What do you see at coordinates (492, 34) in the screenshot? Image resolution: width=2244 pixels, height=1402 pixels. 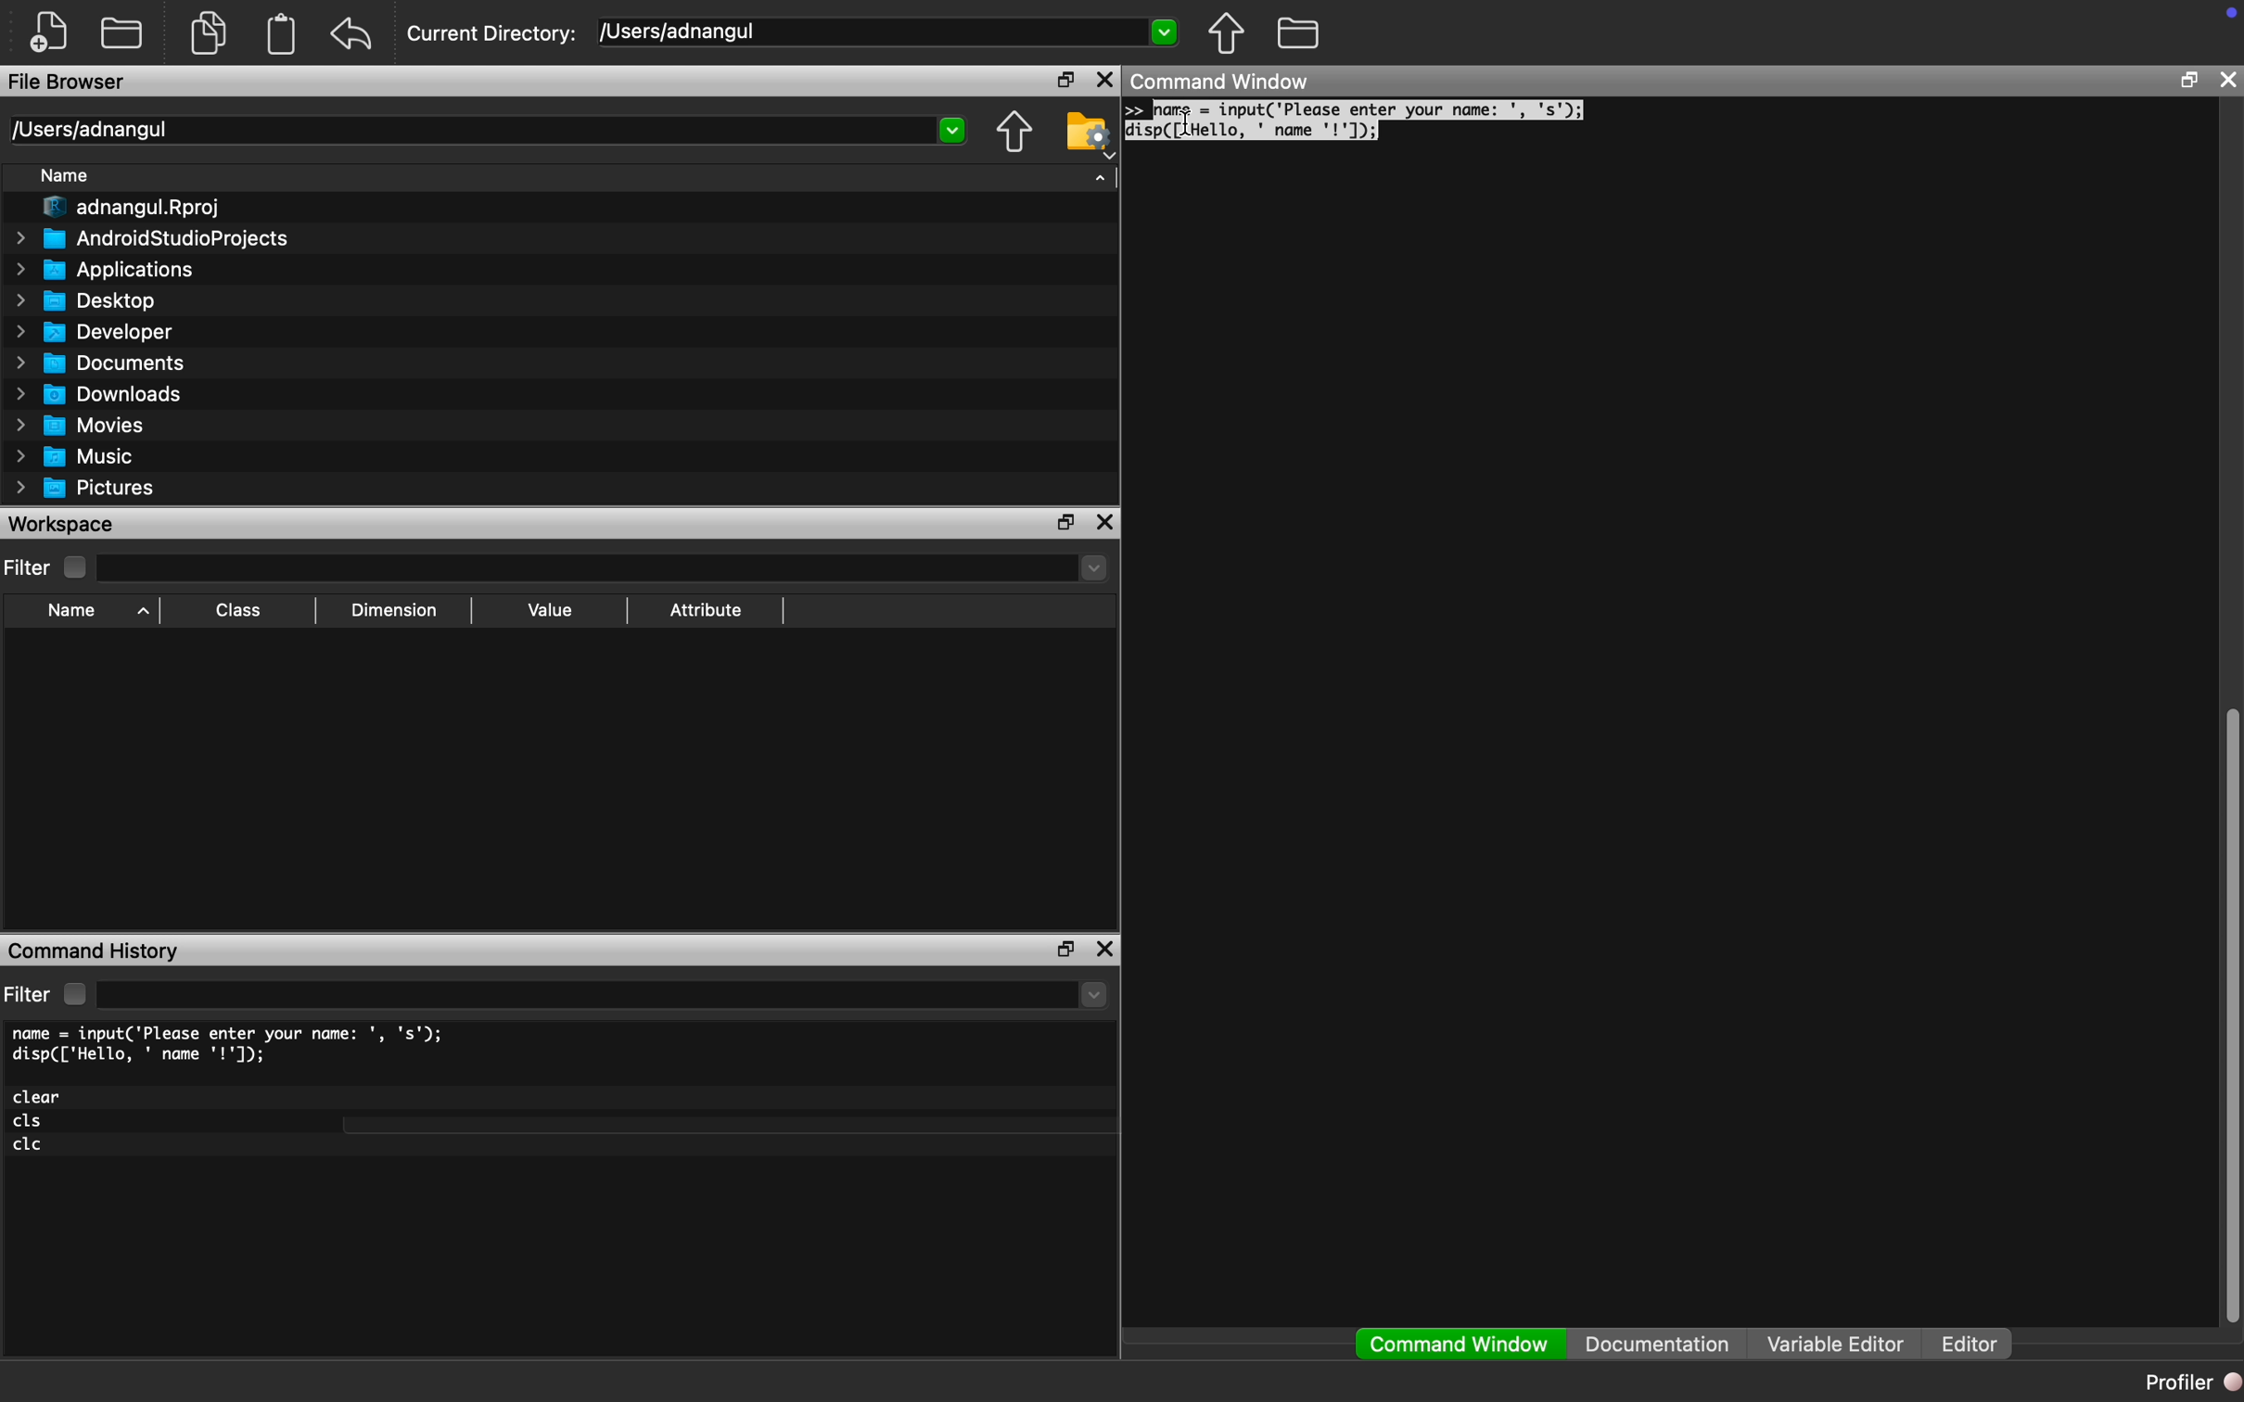 I see `Current Directory: ` at bounding box center [492, 34].